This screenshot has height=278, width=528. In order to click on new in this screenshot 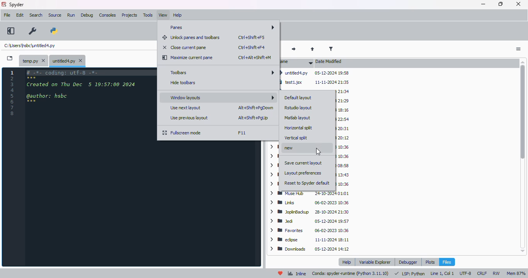, I will do `click(294, 148)`.